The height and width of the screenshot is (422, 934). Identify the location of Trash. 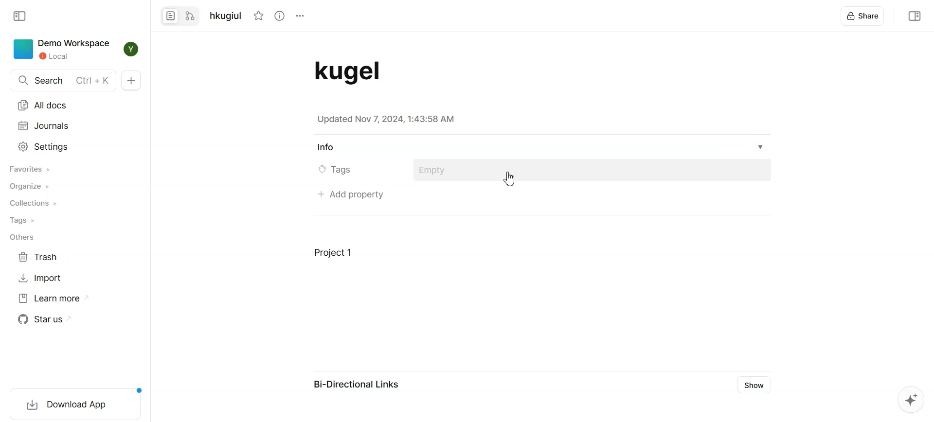
(41, 257).